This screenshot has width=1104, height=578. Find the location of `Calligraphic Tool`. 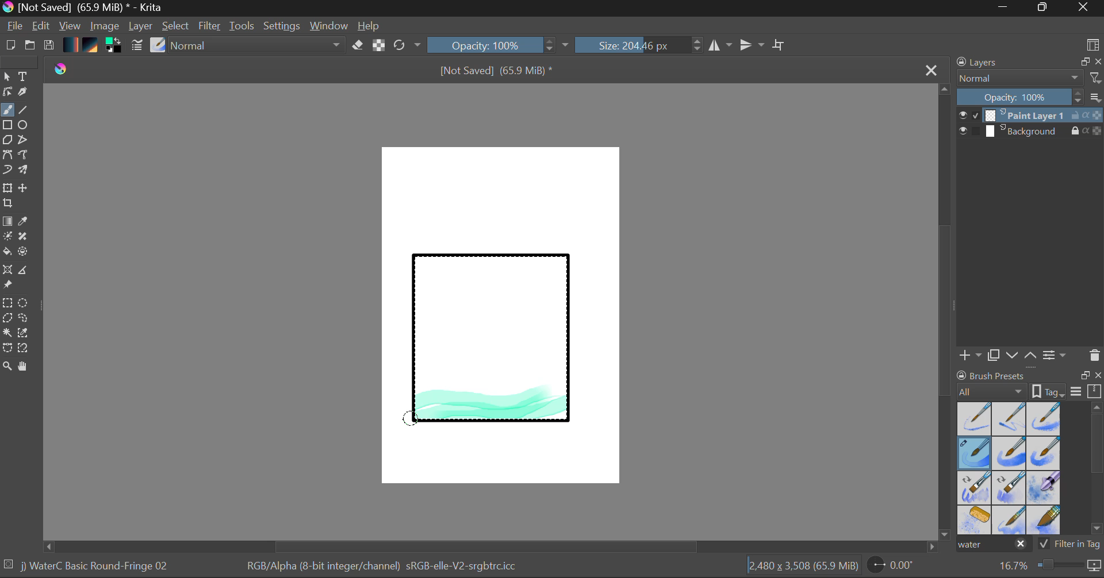

Calligraphic Tool is located at coordinates (27, 94).